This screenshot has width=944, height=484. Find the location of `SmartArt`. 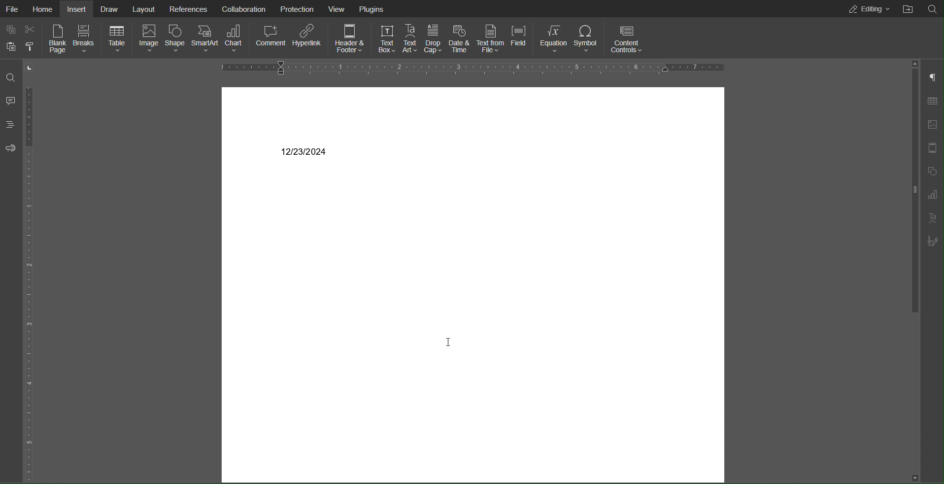

SmartArt is located at coordinates (204, 38).